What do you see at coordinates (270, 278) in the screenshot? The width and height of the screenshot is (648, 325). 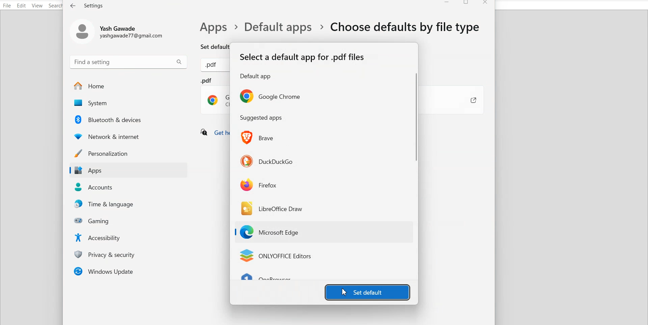 I see `One Resource` at bounding box center [270, 278].